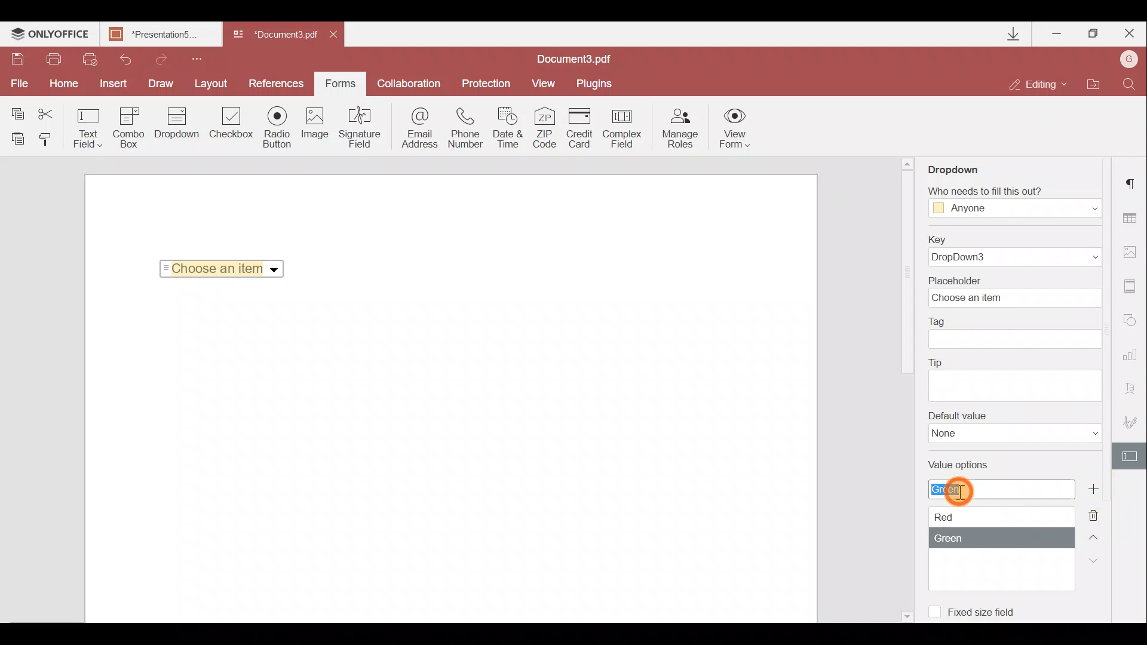  Describe the element at coordinates (1020, 334) in the screenshot. I see `Tag` at that location.